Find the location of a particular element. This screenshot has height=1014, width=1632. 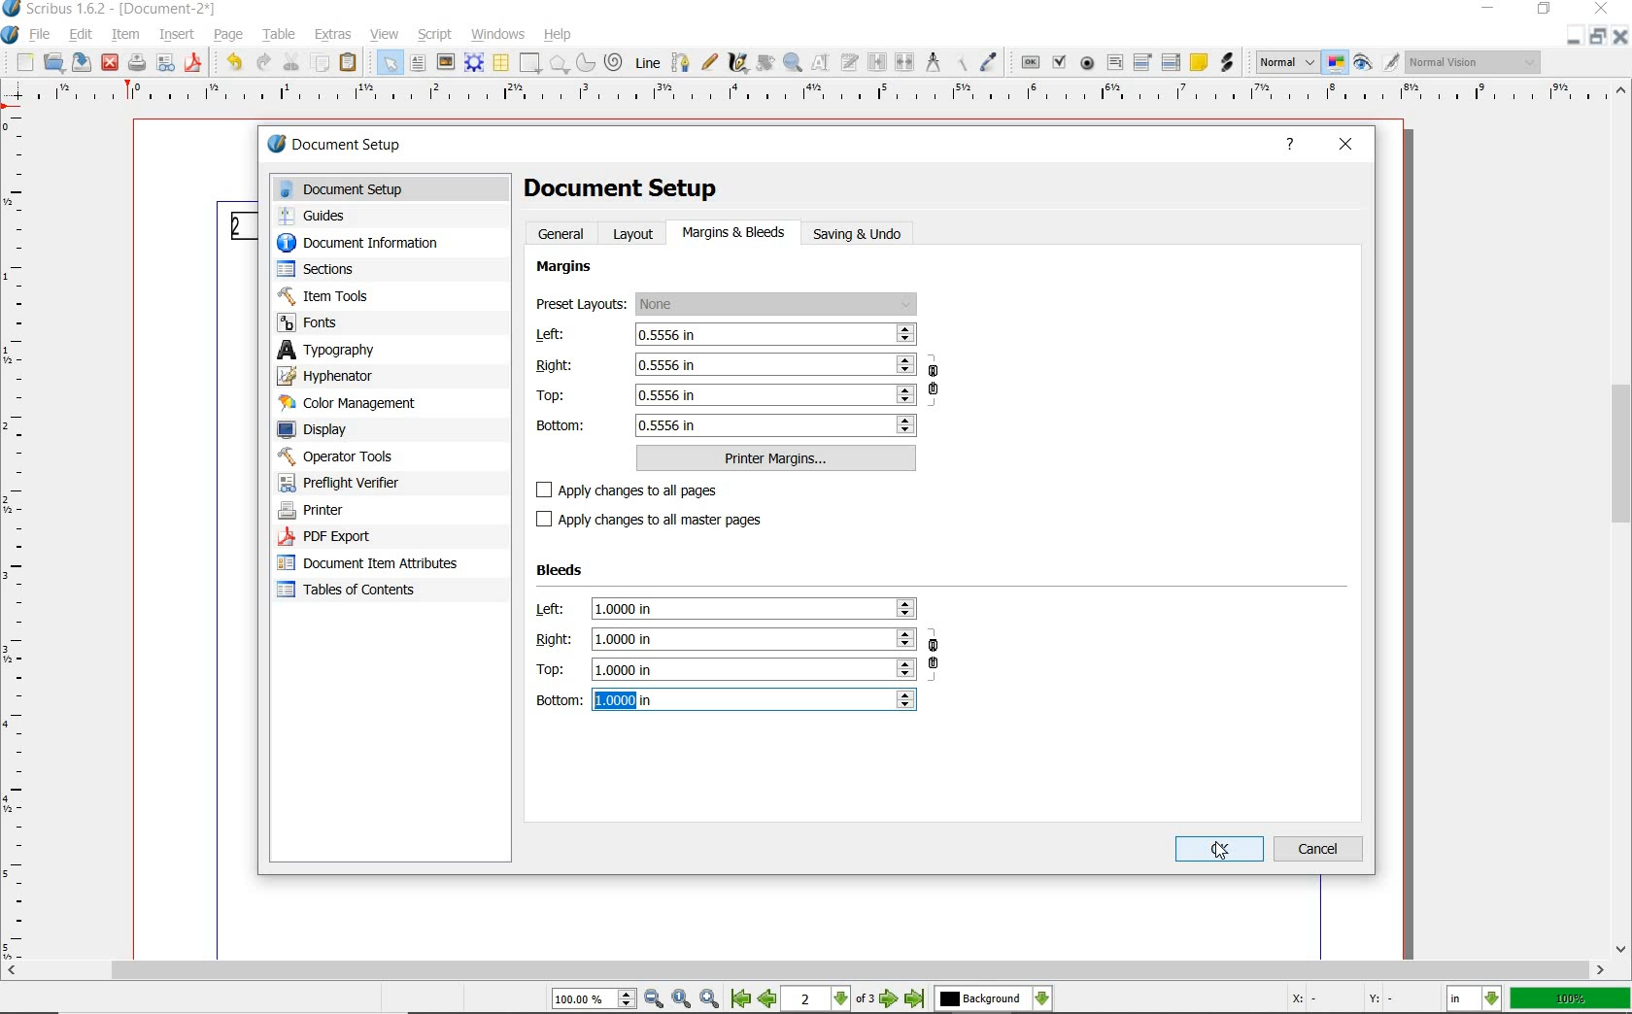

pdf push button is located at coordinates (1032, 63).